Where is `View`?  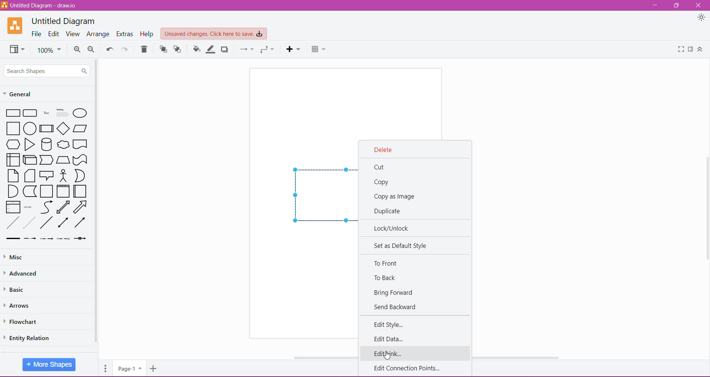 View is located at coordinates (17, 49).